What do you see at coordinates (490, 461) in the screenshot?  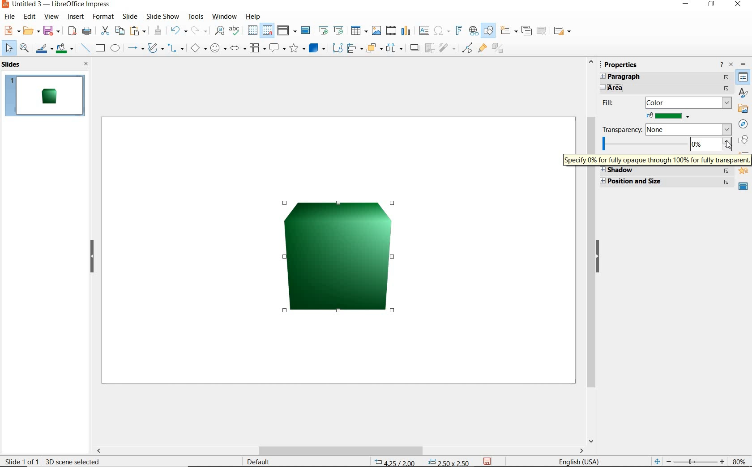 I see `SAVE` at bounding box center [490, 461].